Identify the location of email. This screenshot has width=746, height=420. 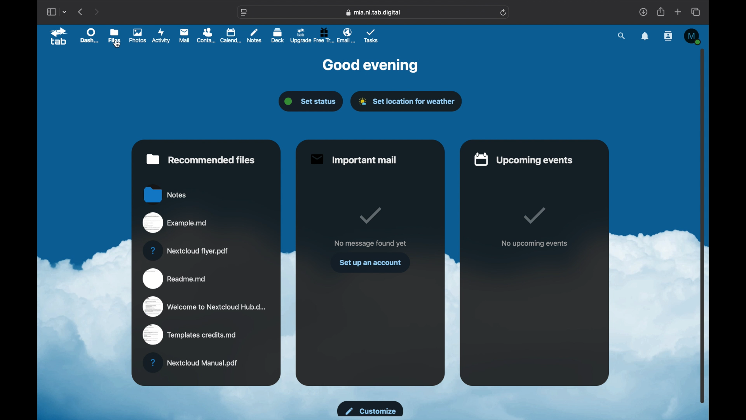
(347, 35).